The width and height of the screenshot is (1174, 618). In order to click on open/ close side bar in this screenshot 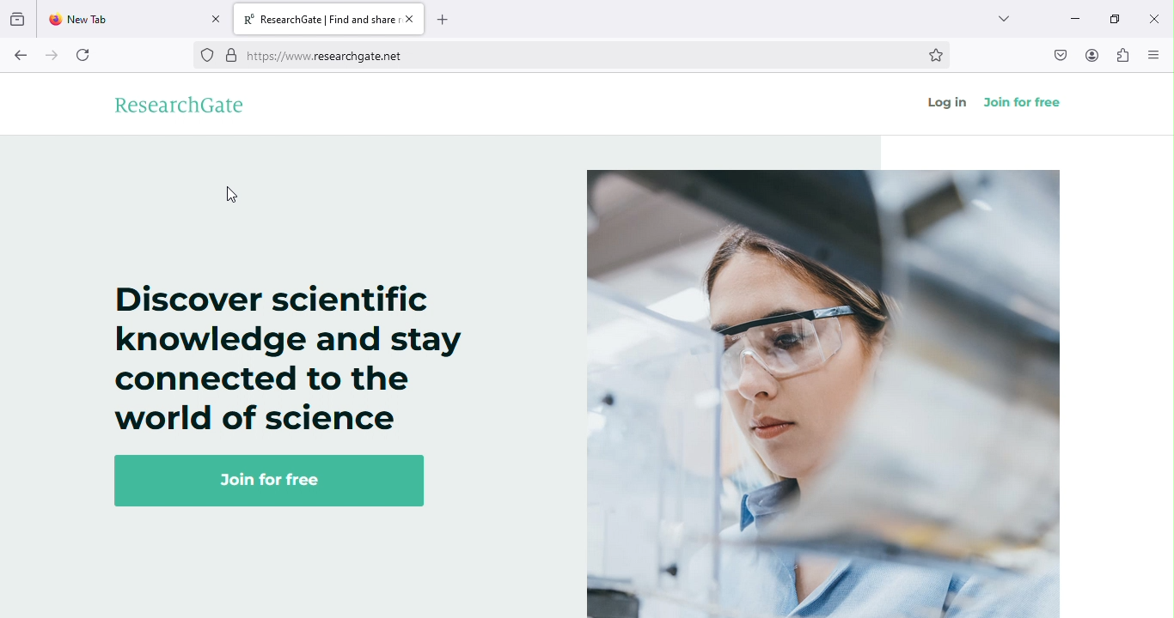, I will do `click(1159, 56)`.